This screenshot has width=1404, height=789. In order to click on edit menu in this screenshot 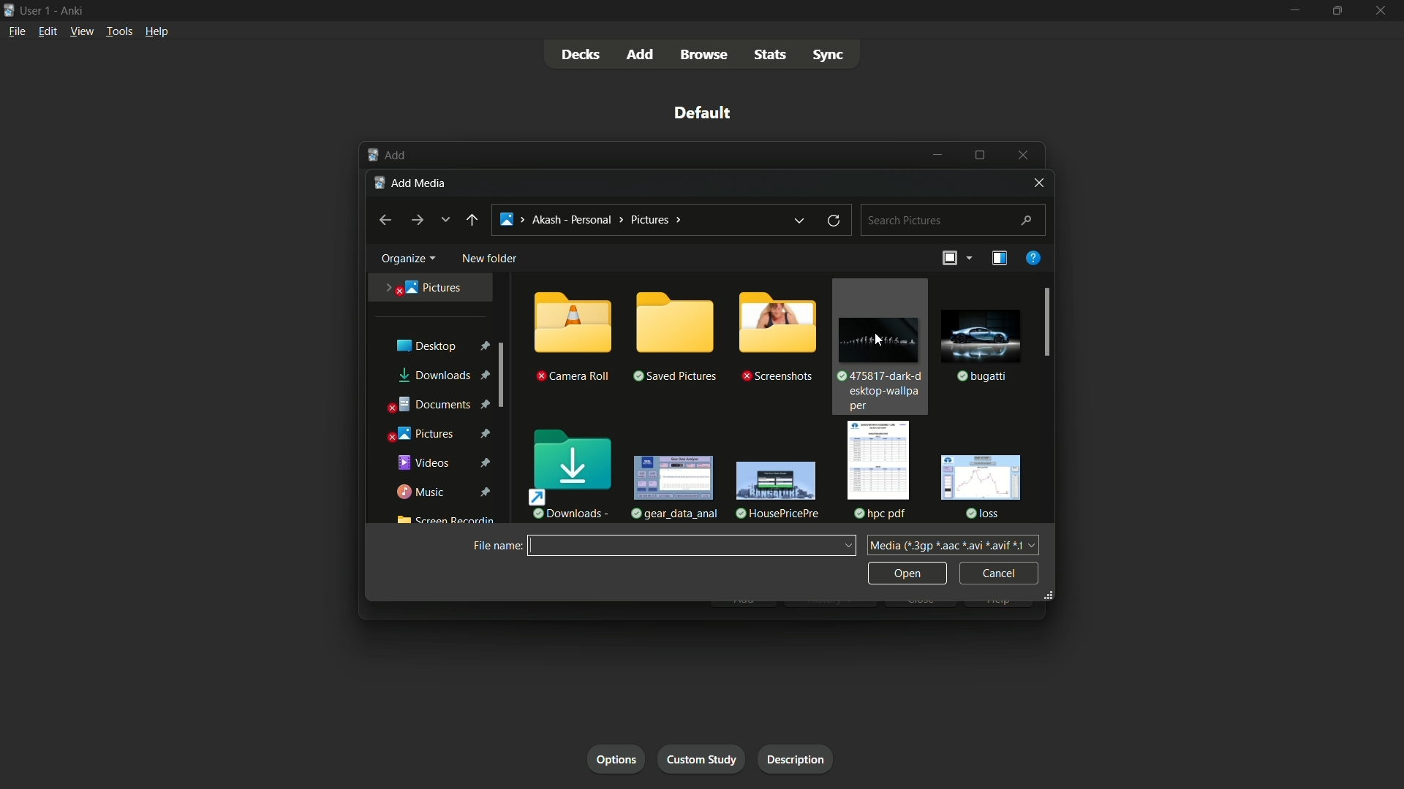, I will do `click(50, 31)`.